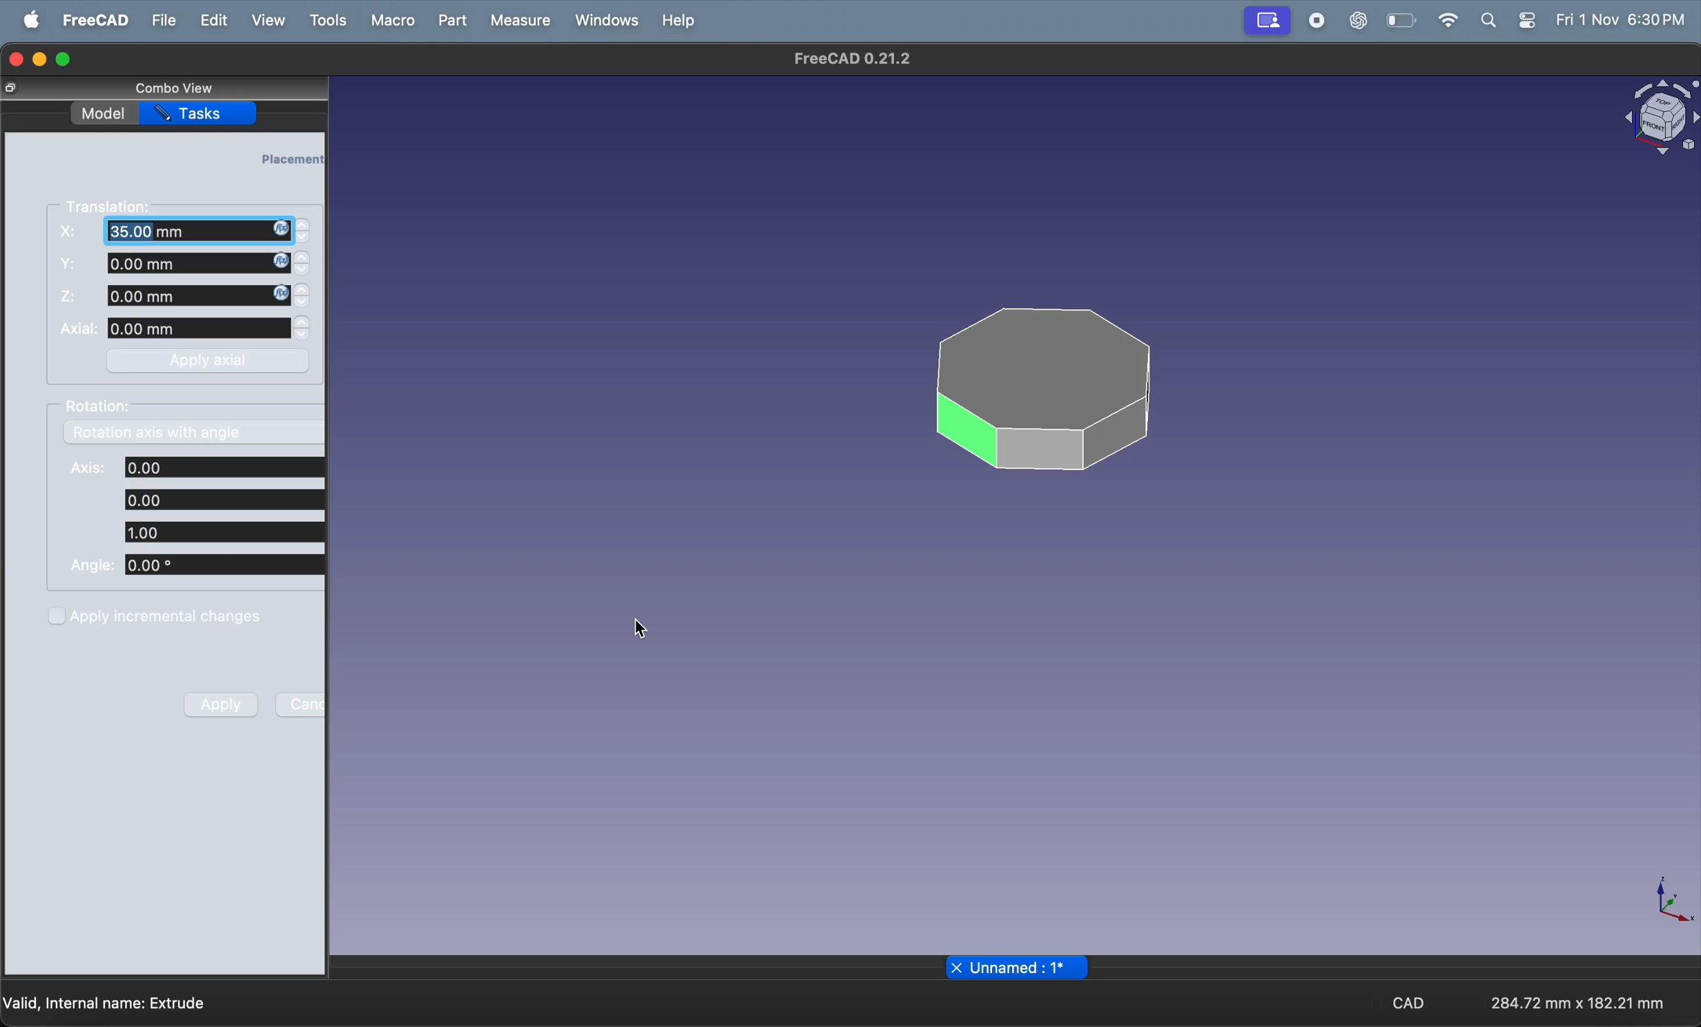 The image size is (1701, 1027). What do you see at coordinates (521, 19) in the screenshot?
I see `measure` at bounding box center [521, 19].